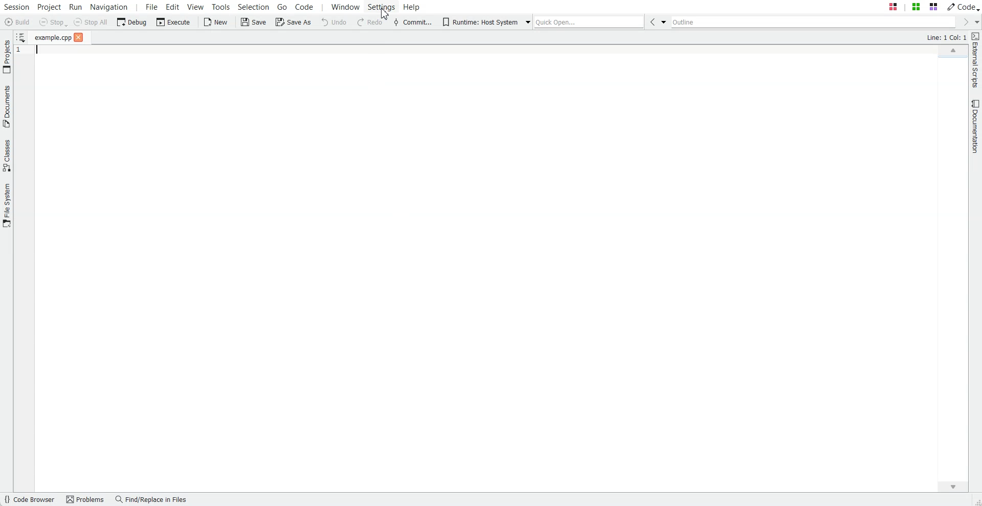  What do you see at coordinates (7, 205) in the screenshot?
I see `File System` at bounding box center [7, 205].